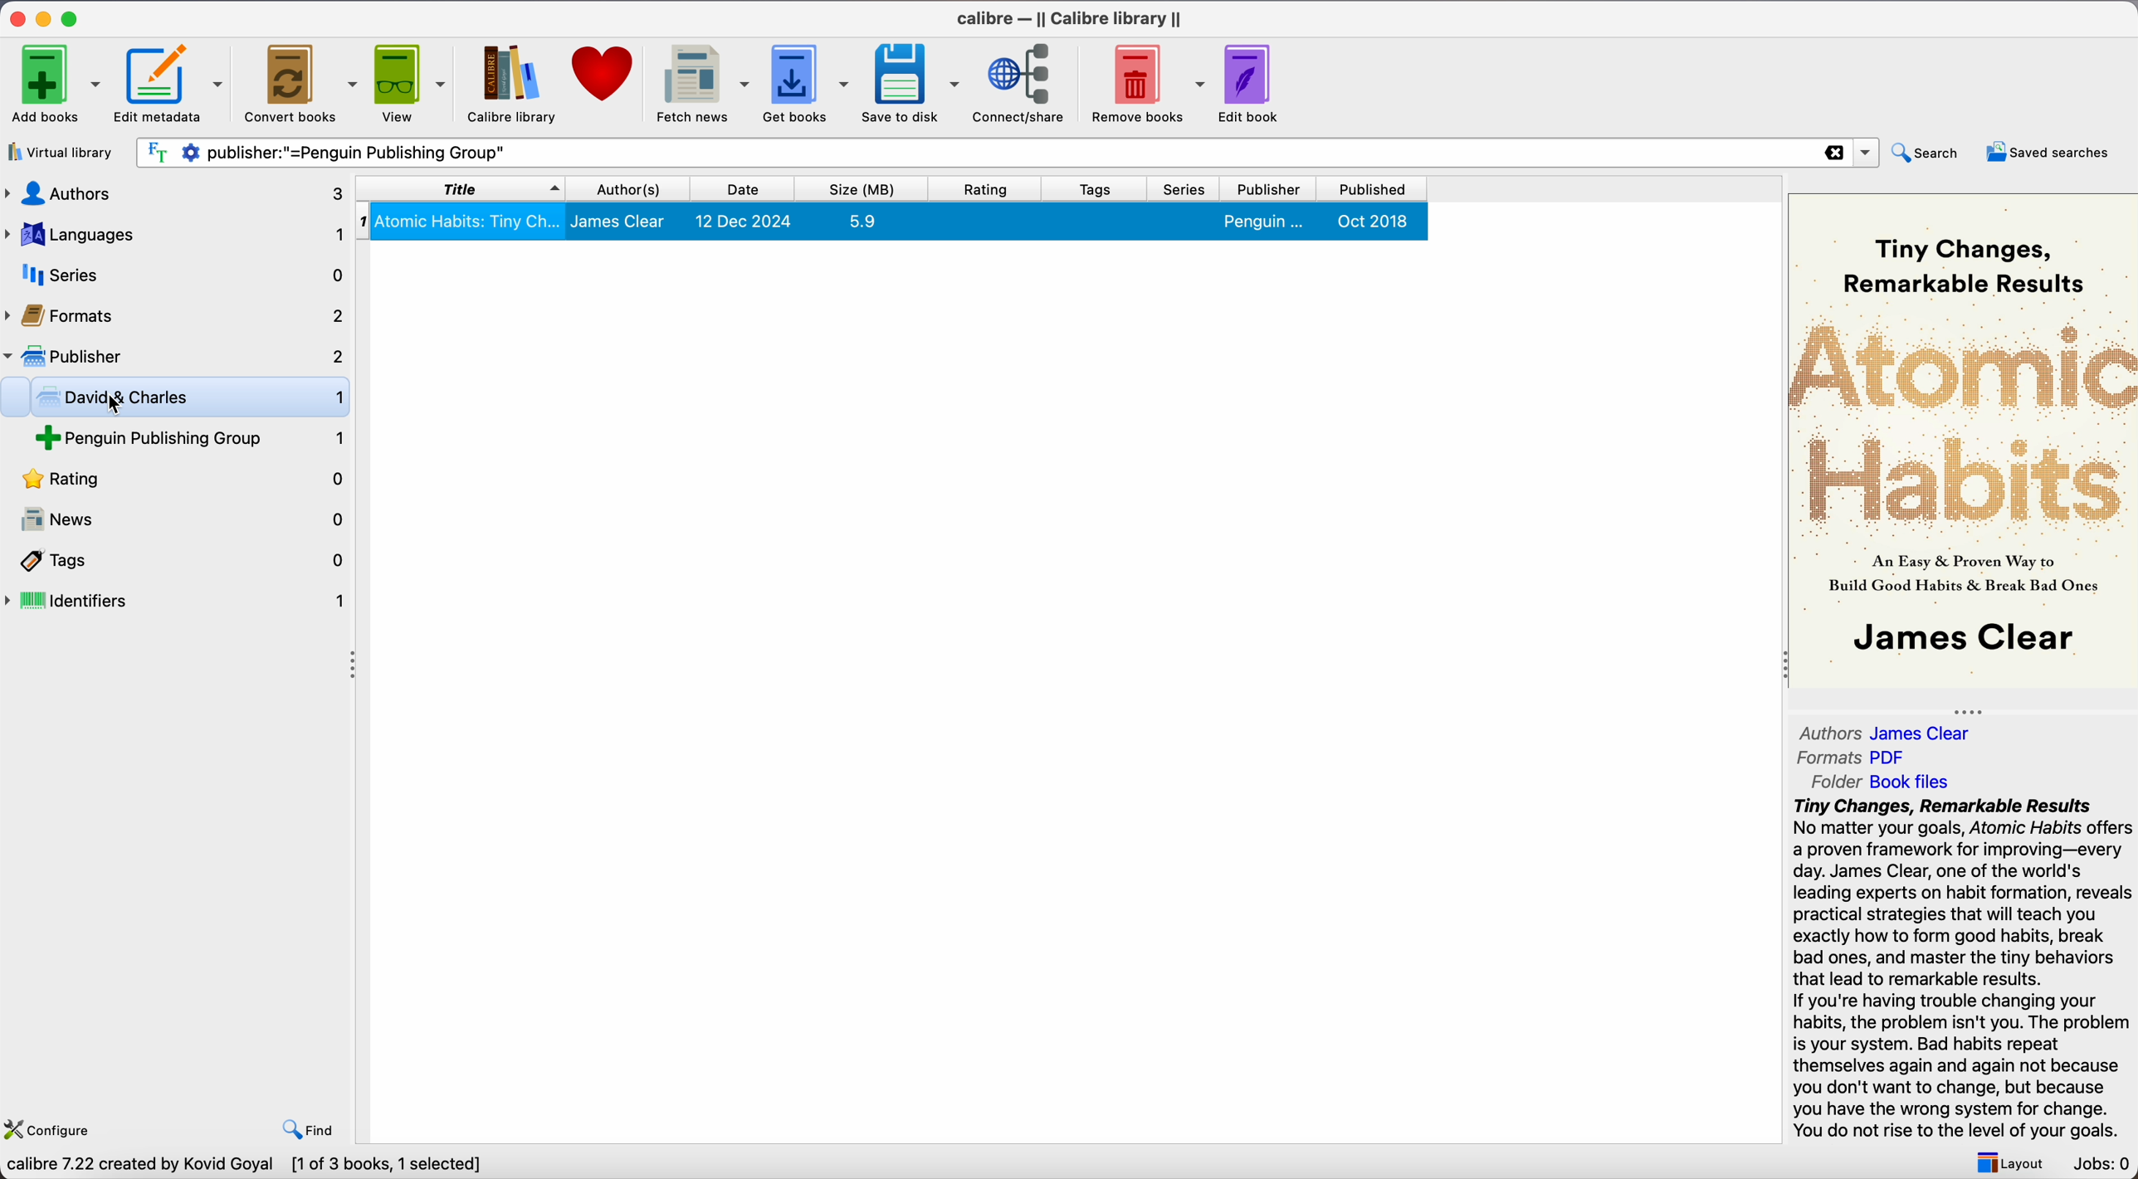 The width and height of the screenshot is (2138, 1179). What do you see at coordinates (1375, 189) in the screenshot?
I see `published` at bounding box center [1375, 189].